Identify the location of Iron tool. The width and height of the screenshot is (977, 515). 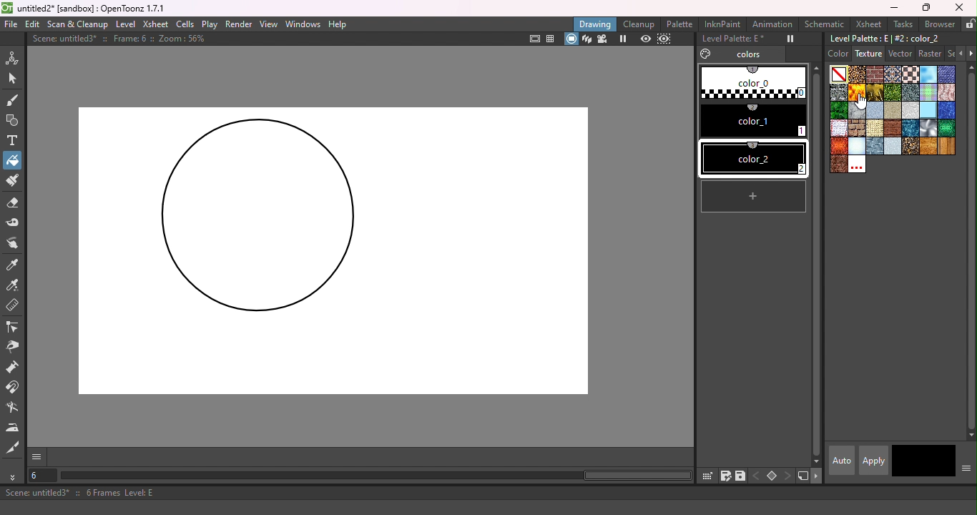
(14, 428).